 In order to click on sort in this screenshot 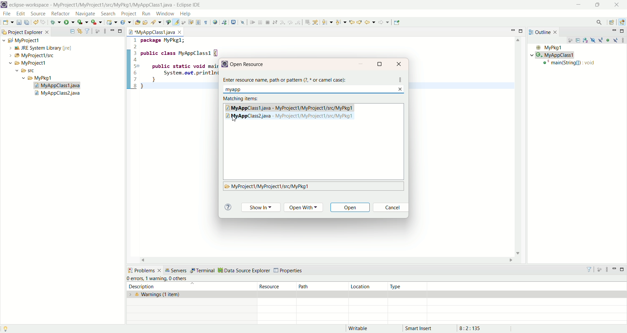, I will do `click(587, 40)`.